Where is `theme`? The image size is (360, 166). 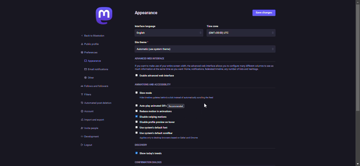
theme is located at coordinates (141, 42).